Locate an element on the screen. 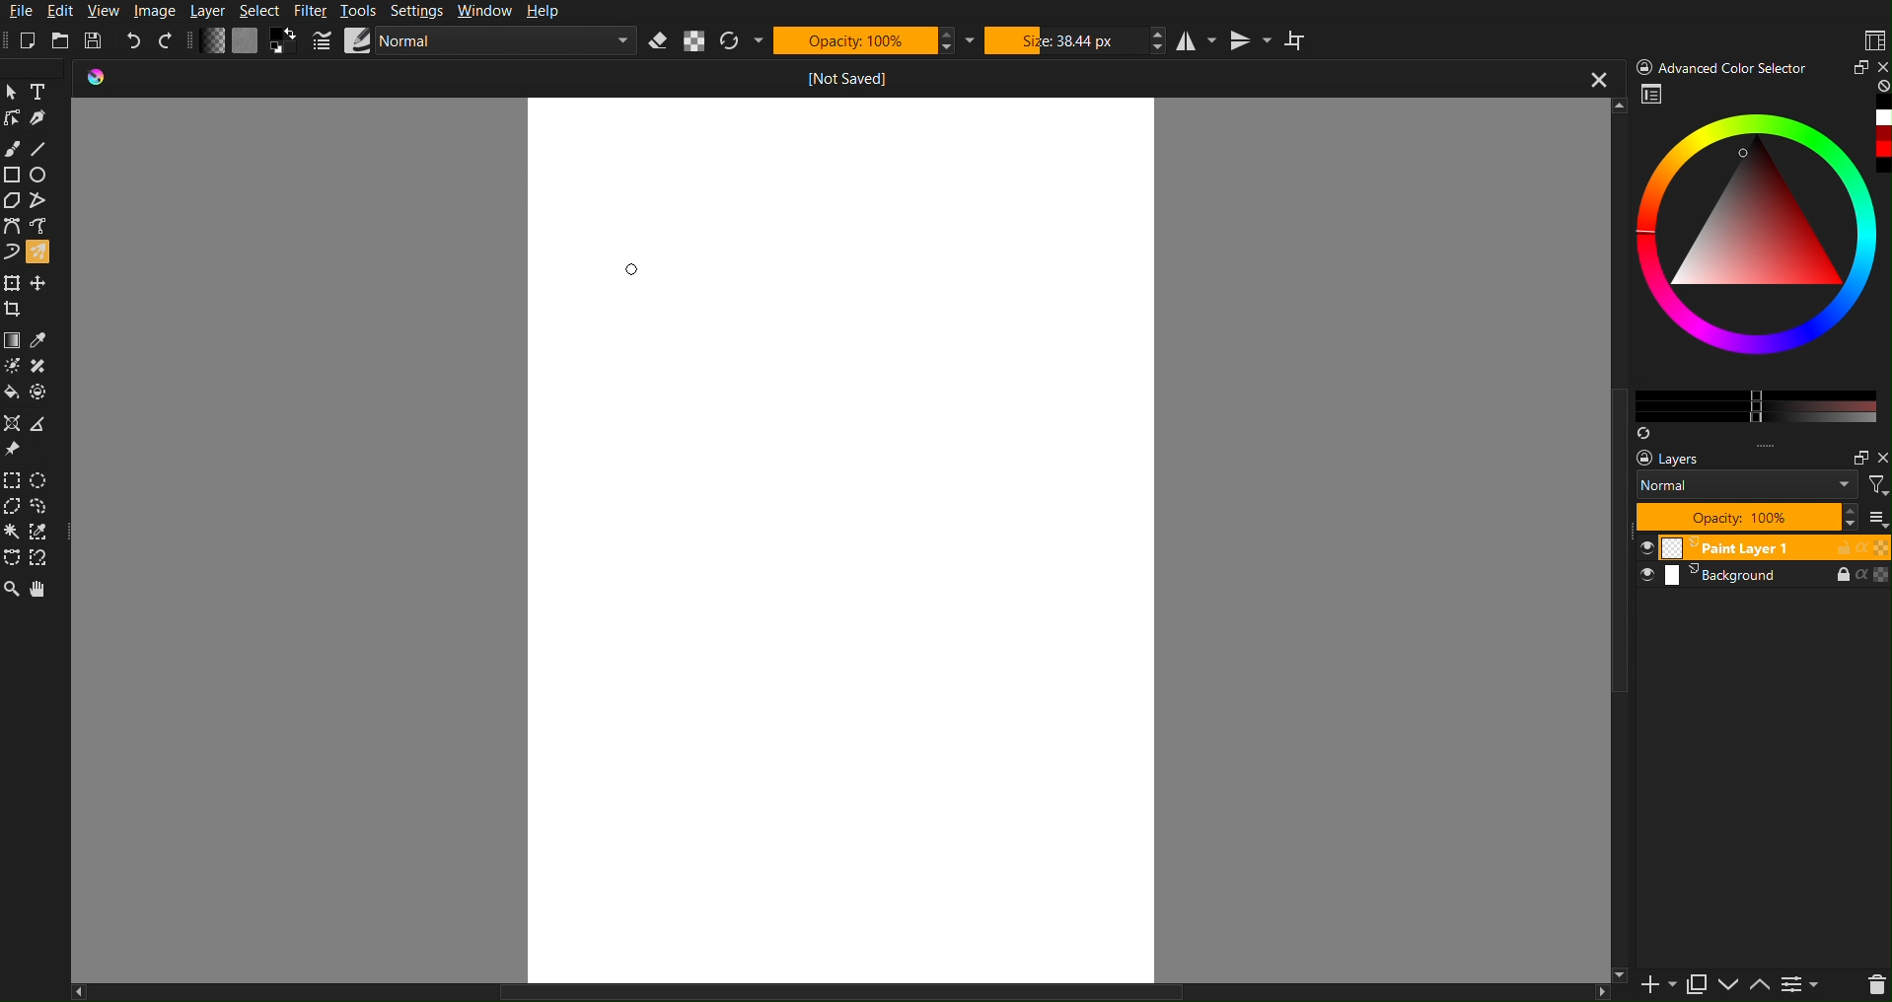  Brush Options is located at coordinates (505, 43).